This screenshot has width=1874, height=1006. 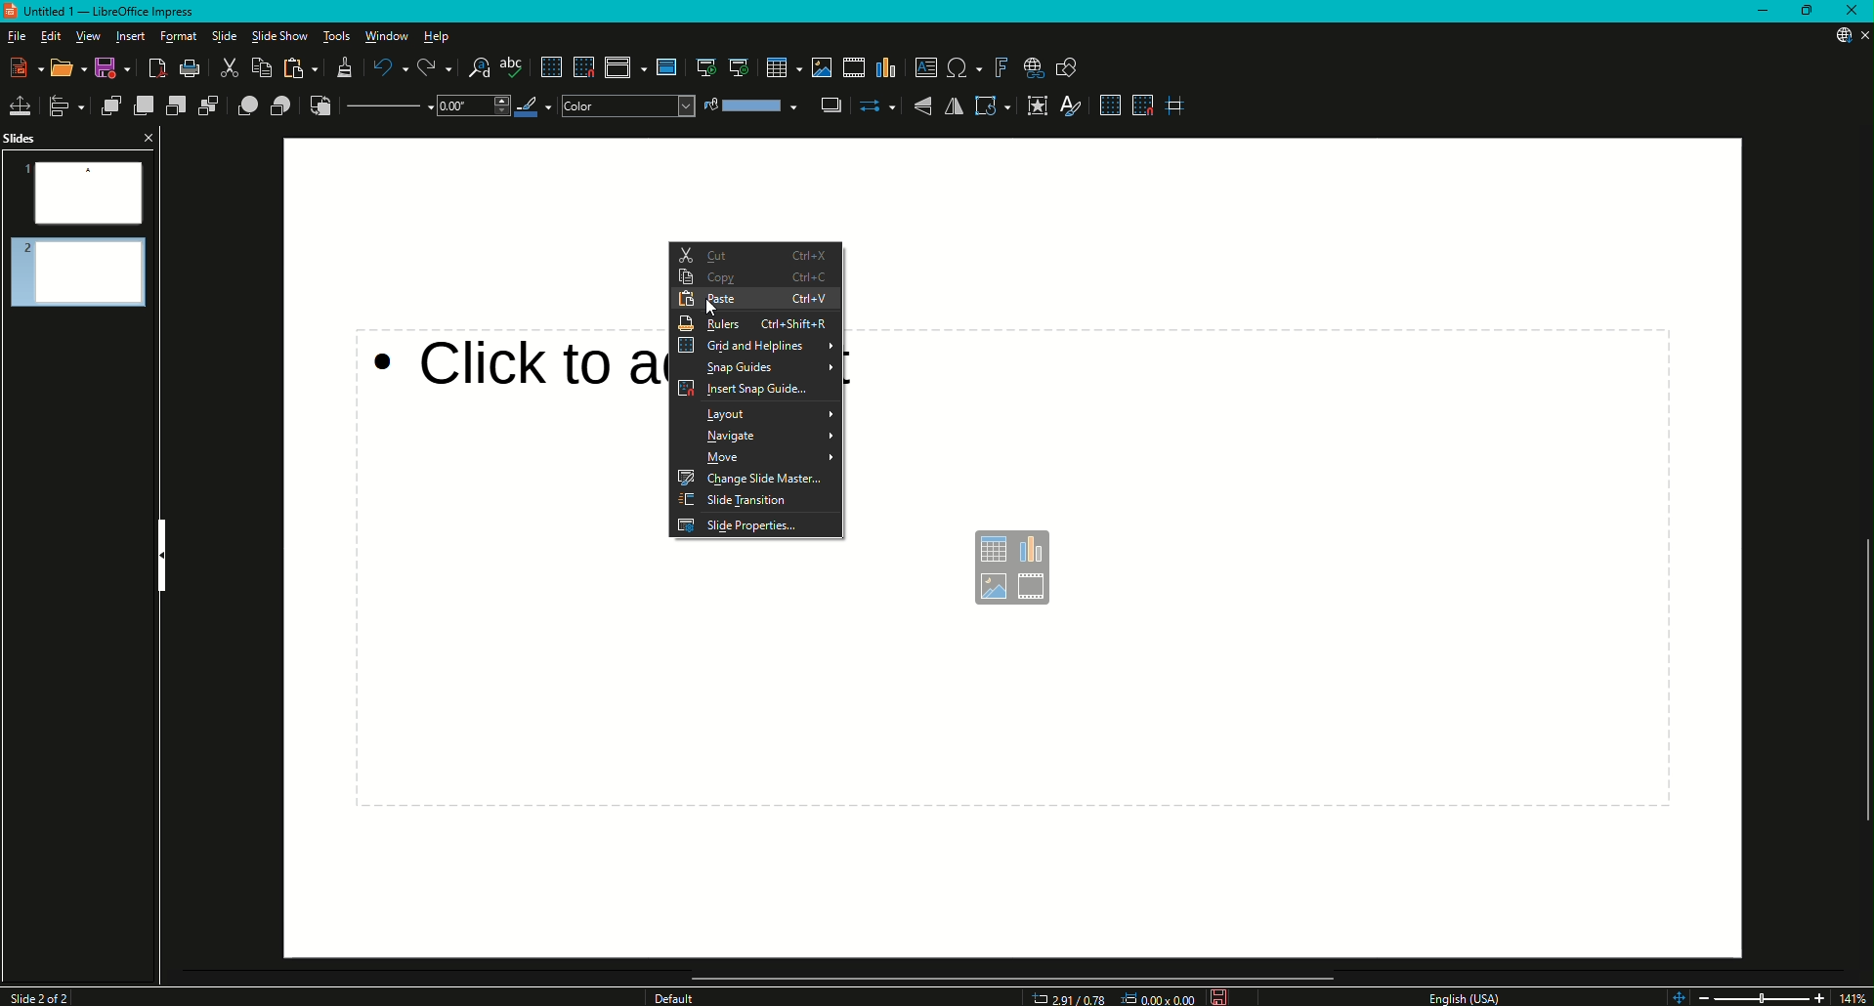 What do you see at coordinates (922, 68) in the screenshot?
I see `Insert Textbox` at bounding box center [922, 68].